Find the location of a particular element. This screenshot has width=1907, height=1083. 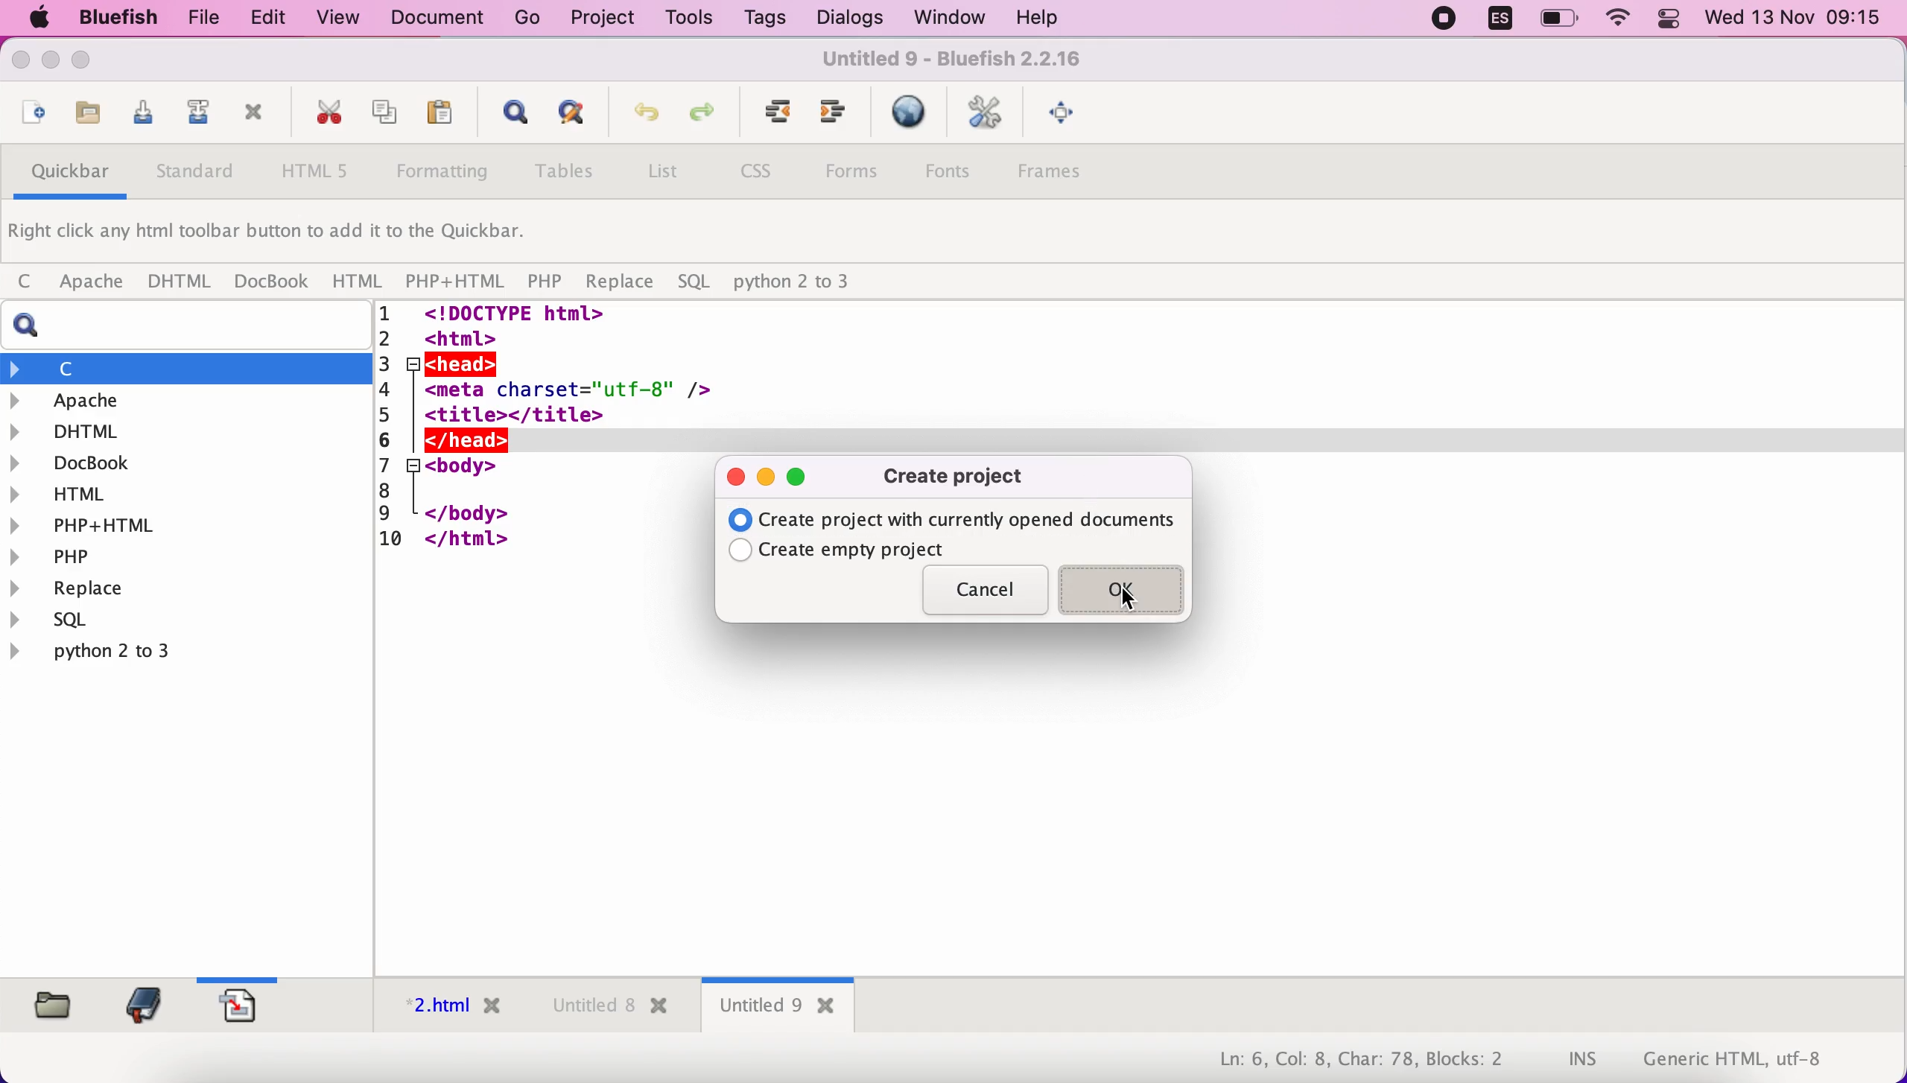

undo is located at coordinates (639, 119).